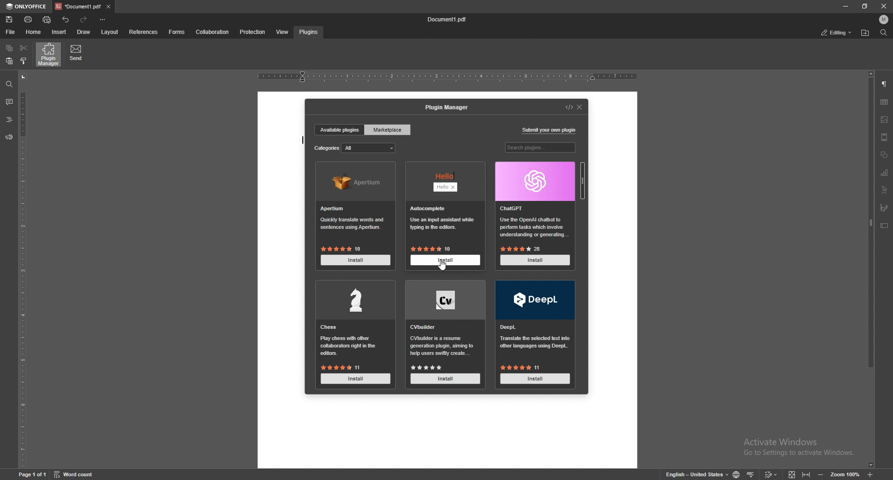  I want to click on spell check, so click(753, 474).